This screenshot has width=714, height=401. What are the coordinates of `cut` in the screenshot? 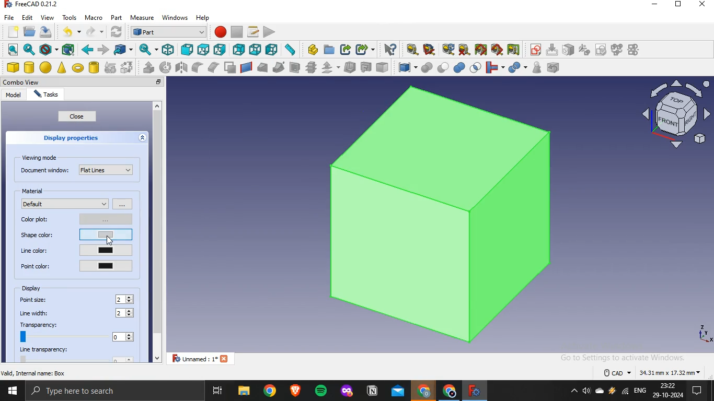 It's located at (443, 66).